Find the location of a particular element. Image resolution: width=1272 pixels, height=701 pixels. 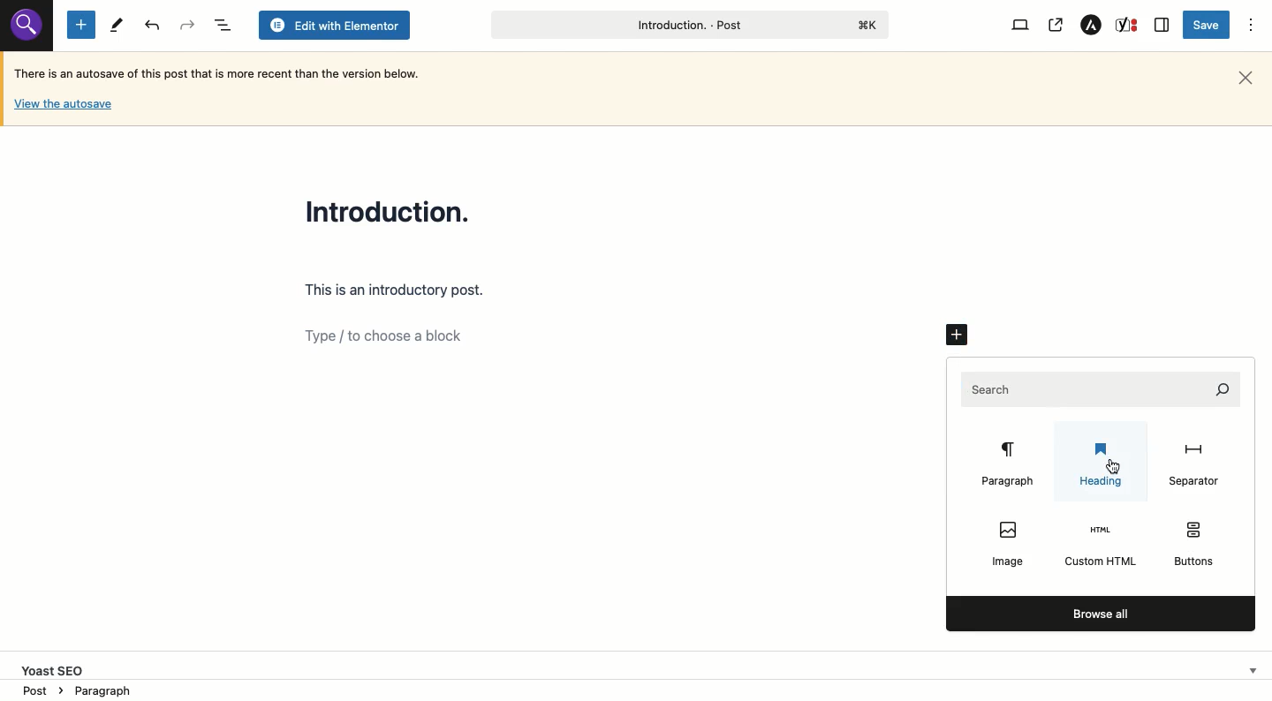

Autosave text is located at coordinates (223, 72).